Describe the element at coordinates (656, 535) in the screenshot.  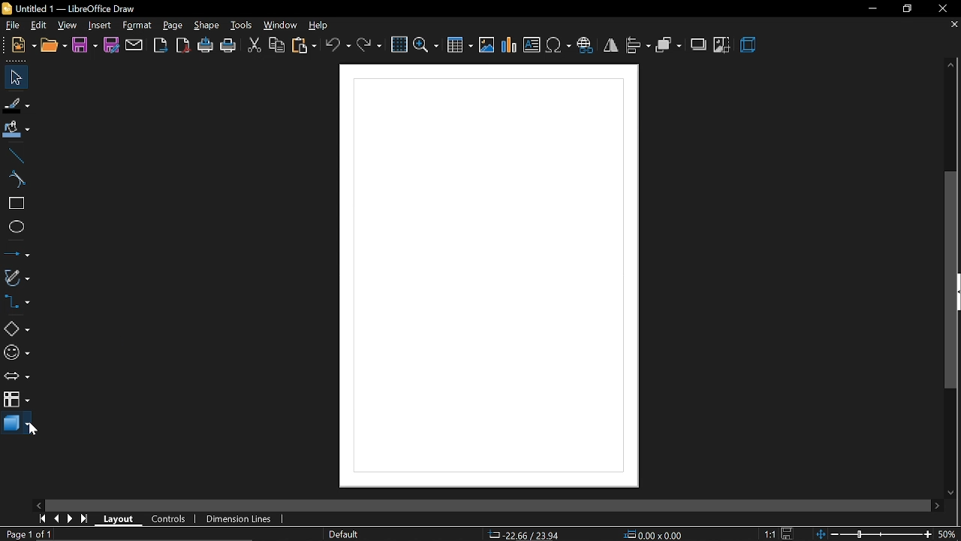
I see `0.00x0.00` at that location.